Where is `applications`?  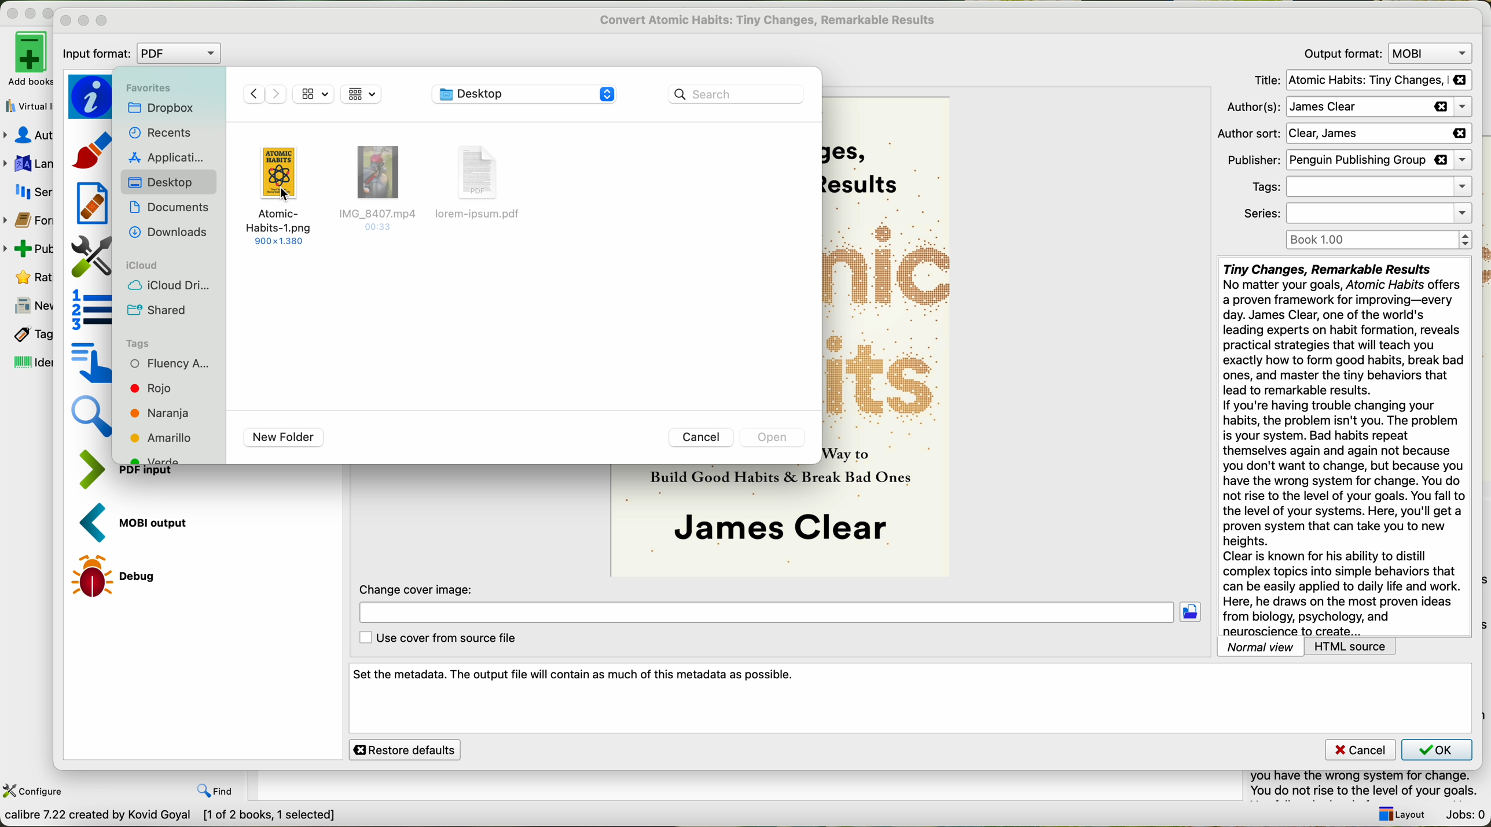 applications is located at coordinates (170, 157).